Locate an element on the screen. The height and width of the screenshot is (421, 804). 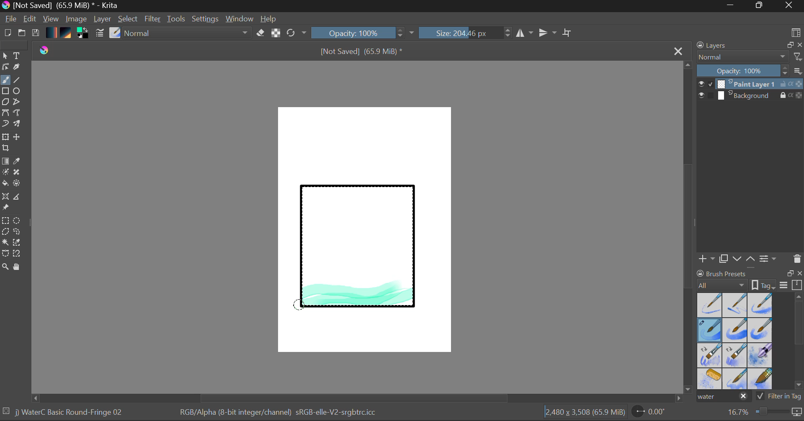
Open is located at coordinates (23, 34).